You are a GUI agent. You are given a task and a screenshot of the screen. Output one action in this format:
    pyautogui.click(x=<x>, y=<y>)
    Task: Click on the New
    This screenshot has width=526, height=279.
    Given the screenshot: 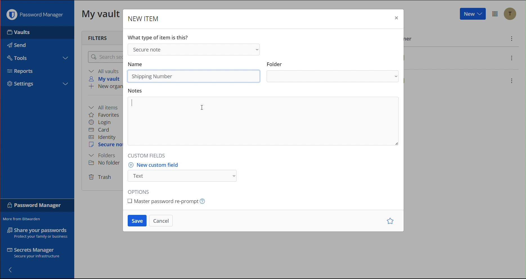 What is the action you would take?
    pyautogui.click(x=473, y=15)
    